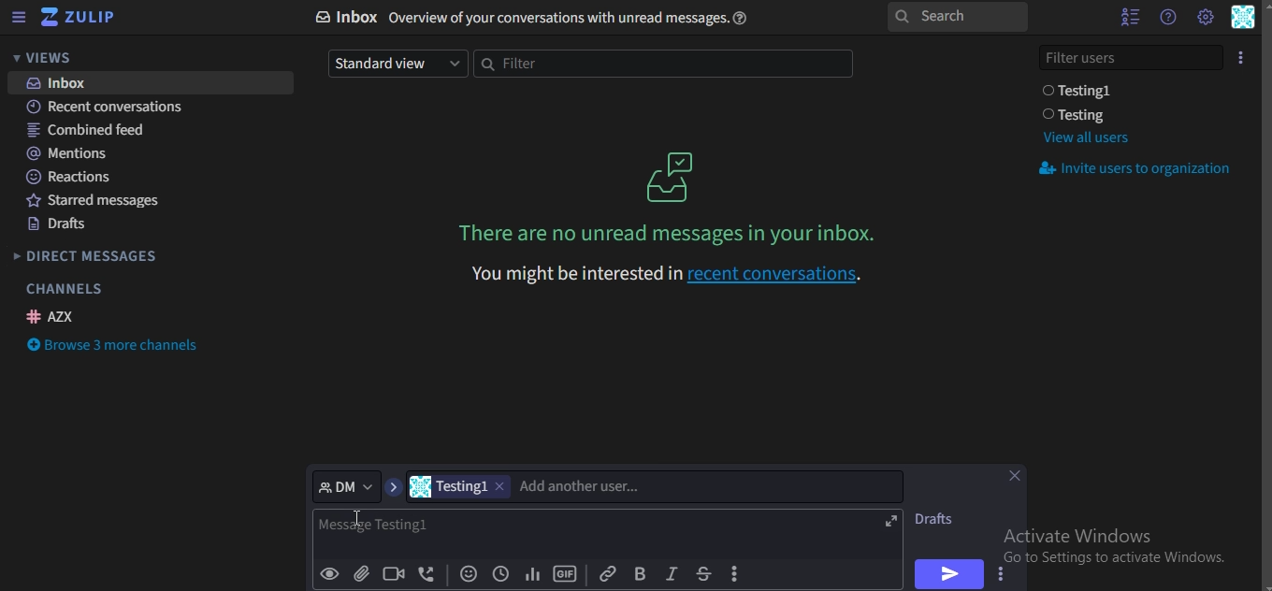  Describe the element at coordinates (116, 347) in the screenshot. I see `browse 3 more channels` at that location.